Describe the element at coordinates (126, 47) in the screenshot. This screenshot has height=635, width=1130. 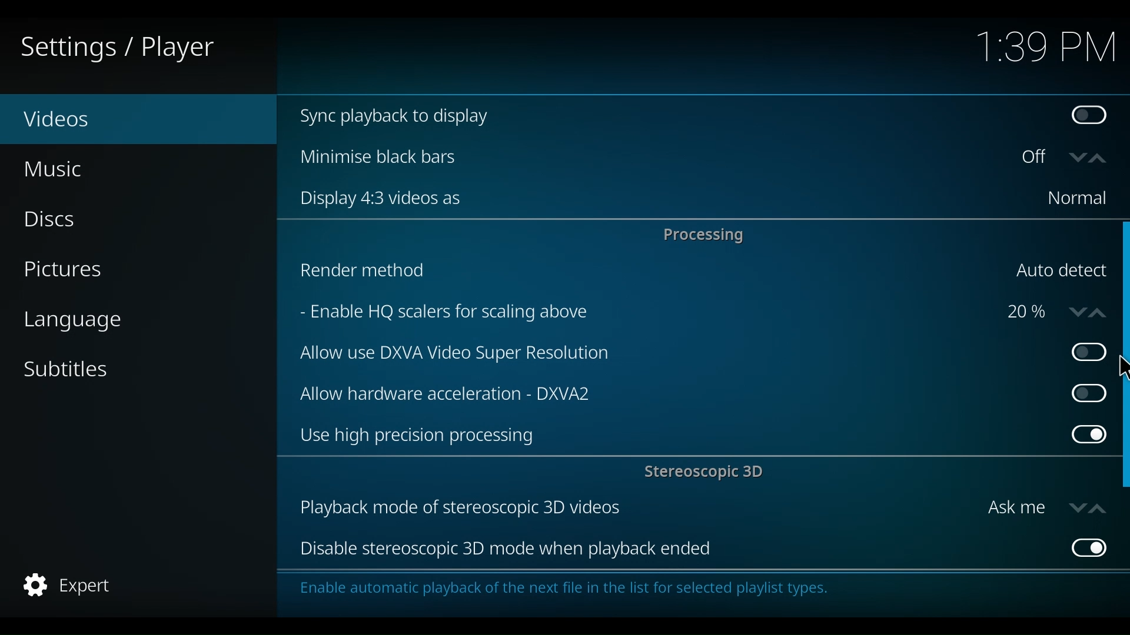
I see `Settings / Player` at that location.